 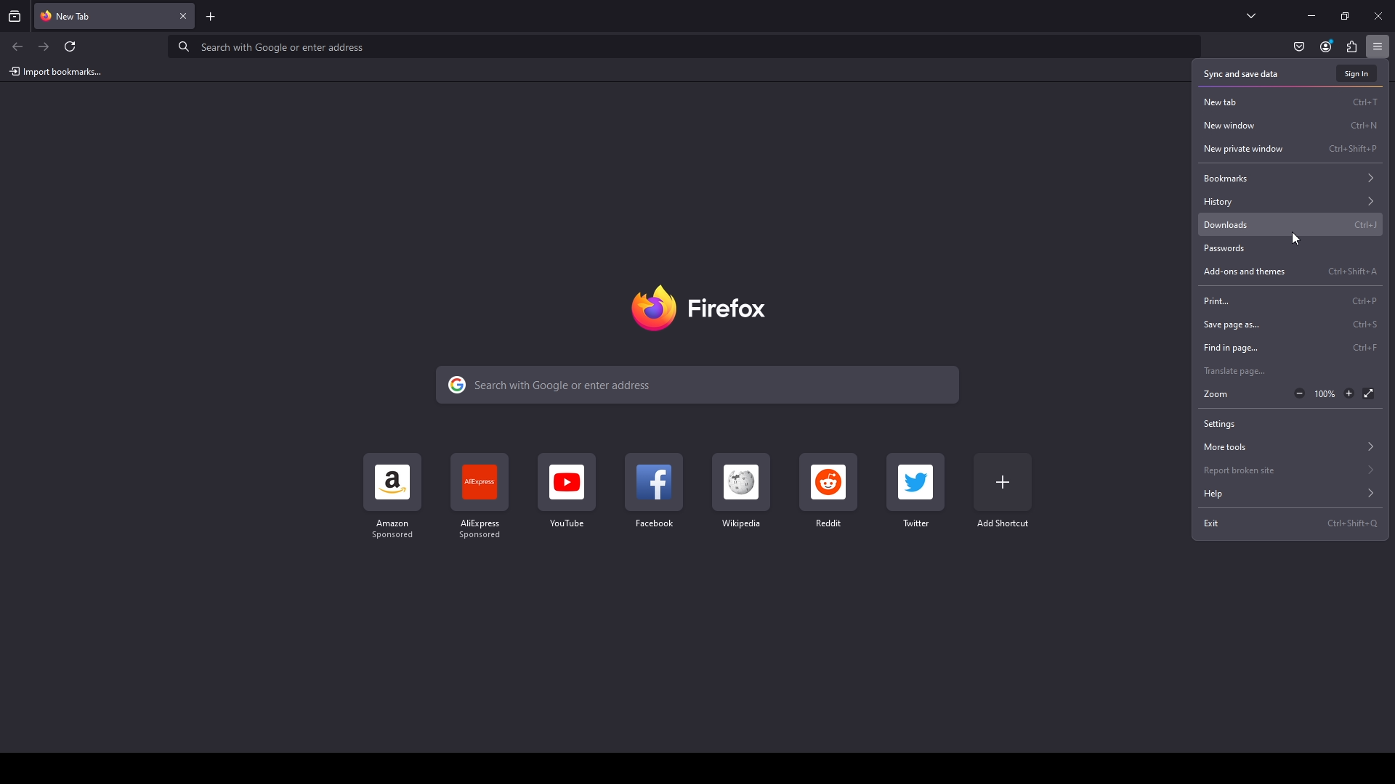 I want to click on Twitter, so click(x=916, y=491).